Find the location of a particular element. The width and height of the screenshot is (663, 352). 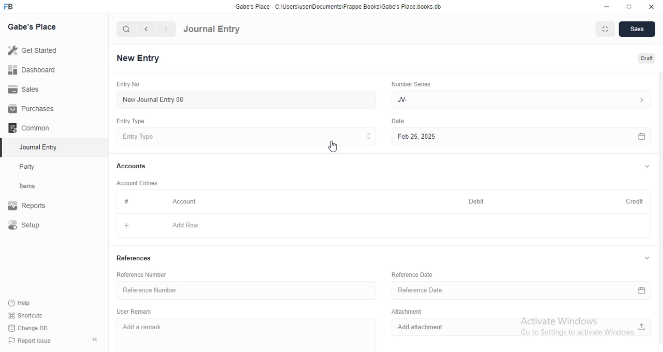

Purchases is located at coordinates (30, 109).